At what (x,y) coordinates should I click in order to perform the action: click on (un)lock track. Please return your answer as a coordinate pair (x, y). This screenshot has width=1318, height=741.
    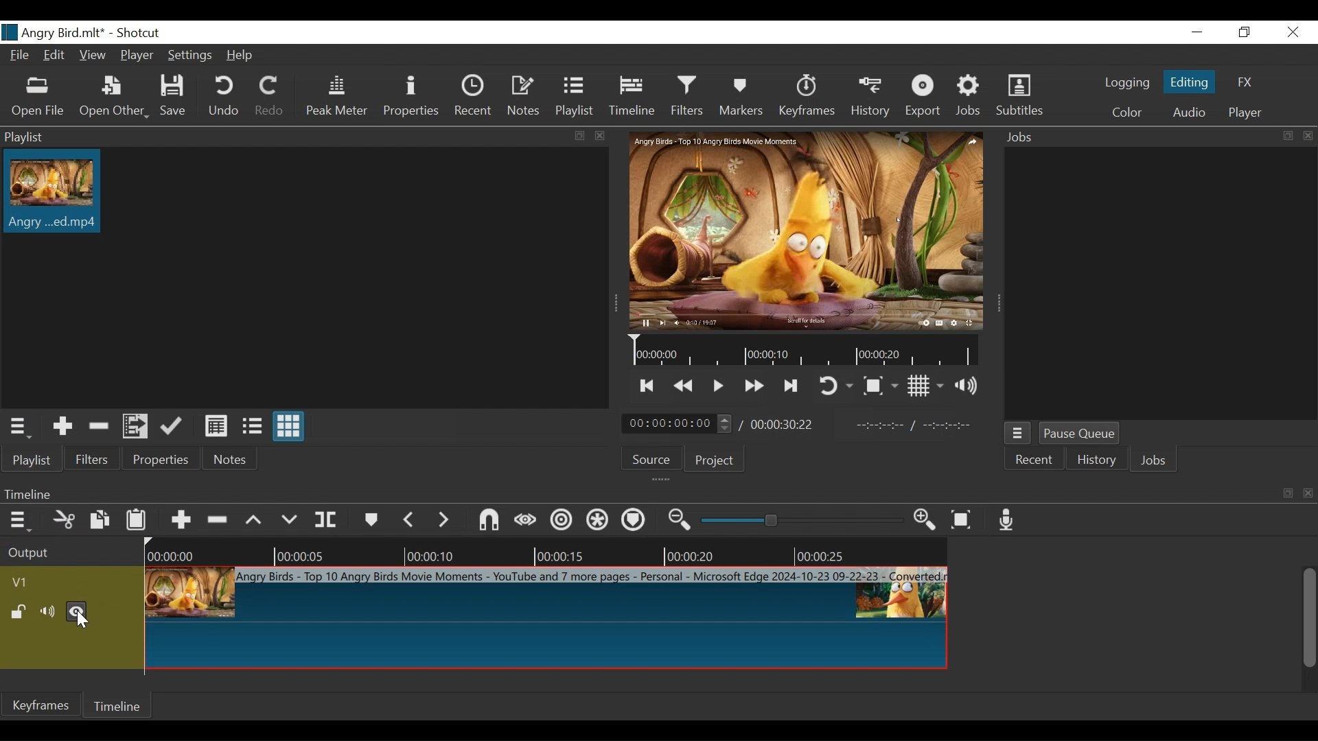
    Looking at the image, I should click on (17, 611).